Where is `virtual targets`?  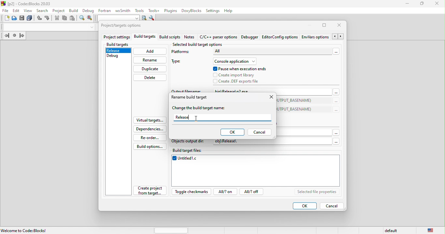
virtual targets is located at coordinates (149, 120).